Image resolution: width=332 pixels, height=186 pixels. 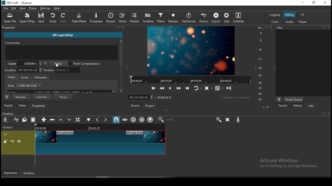 What do you see at coordinates (64, 18) in the screenshot?
I see `redo` at bounding box center [64, 18].